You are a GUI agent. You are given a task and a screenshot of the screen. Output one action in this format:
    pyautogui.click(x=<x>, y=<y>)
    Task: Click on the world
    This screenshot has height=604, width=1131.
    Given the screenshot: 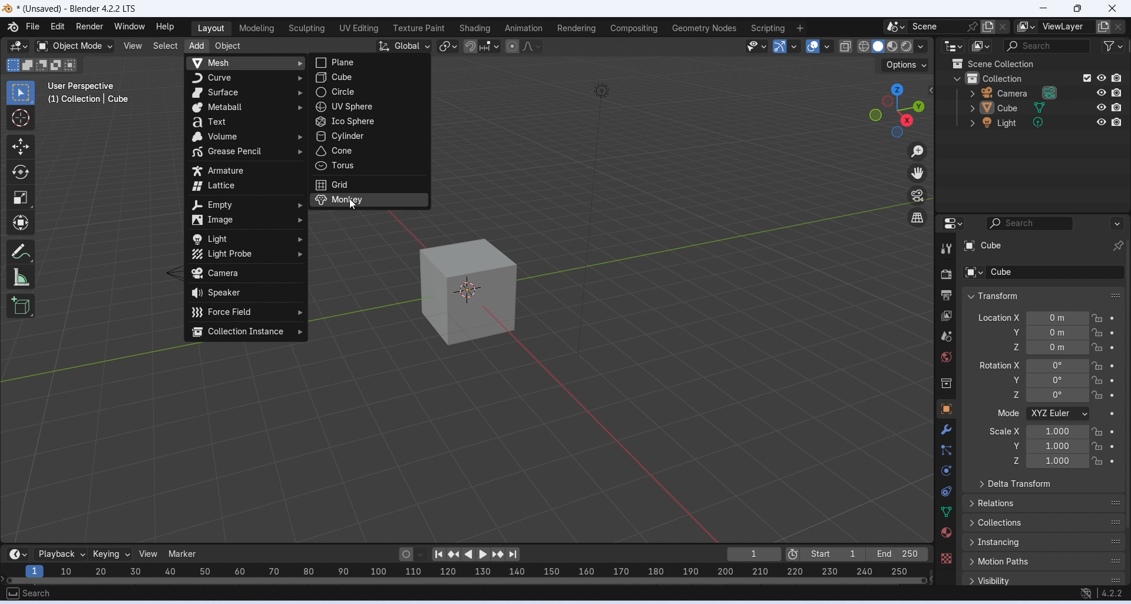 What is the action you would take?
    pyautogui.click(x=947, y=357)
    